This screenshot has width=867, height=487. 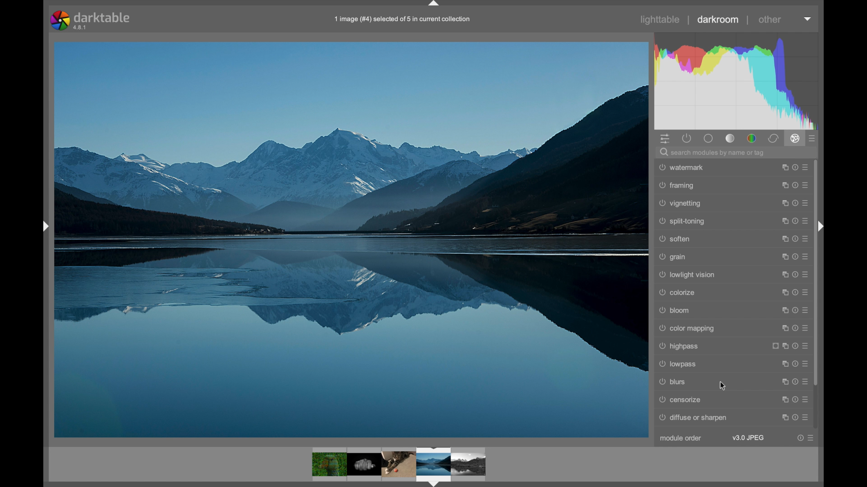 I want to click on more options, so click(x=805, y=239).